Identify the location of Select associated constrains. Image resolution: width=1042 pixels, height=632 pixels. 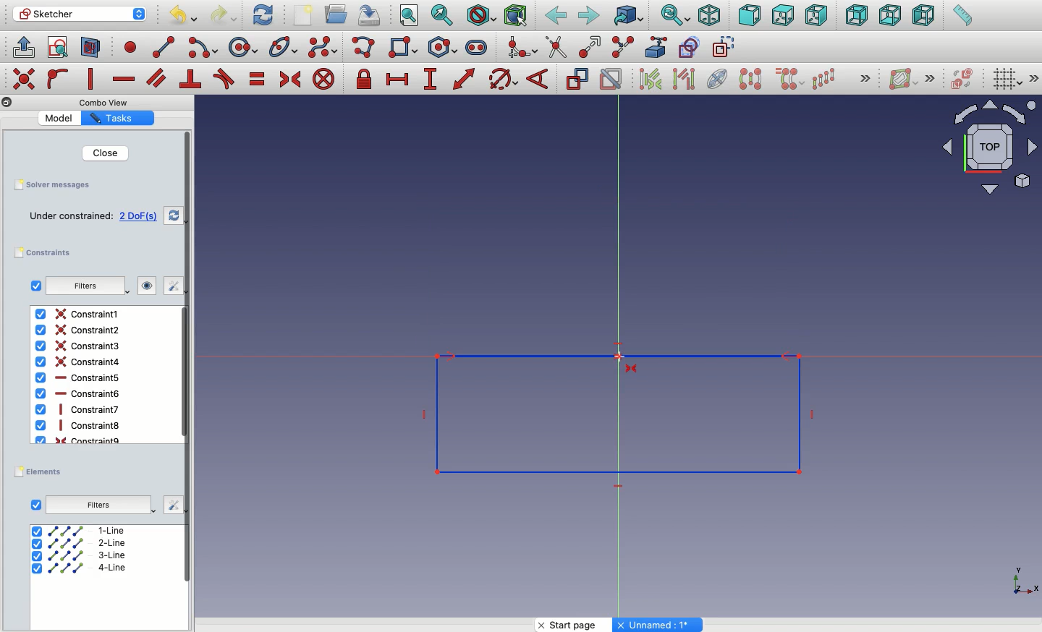
(648, 79).